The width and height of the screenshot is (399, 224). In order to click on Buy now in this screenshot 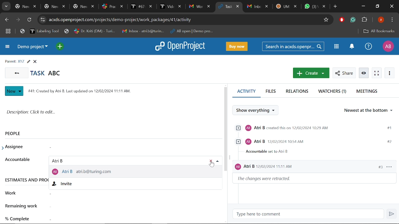, I will do `click(237, 47)`.